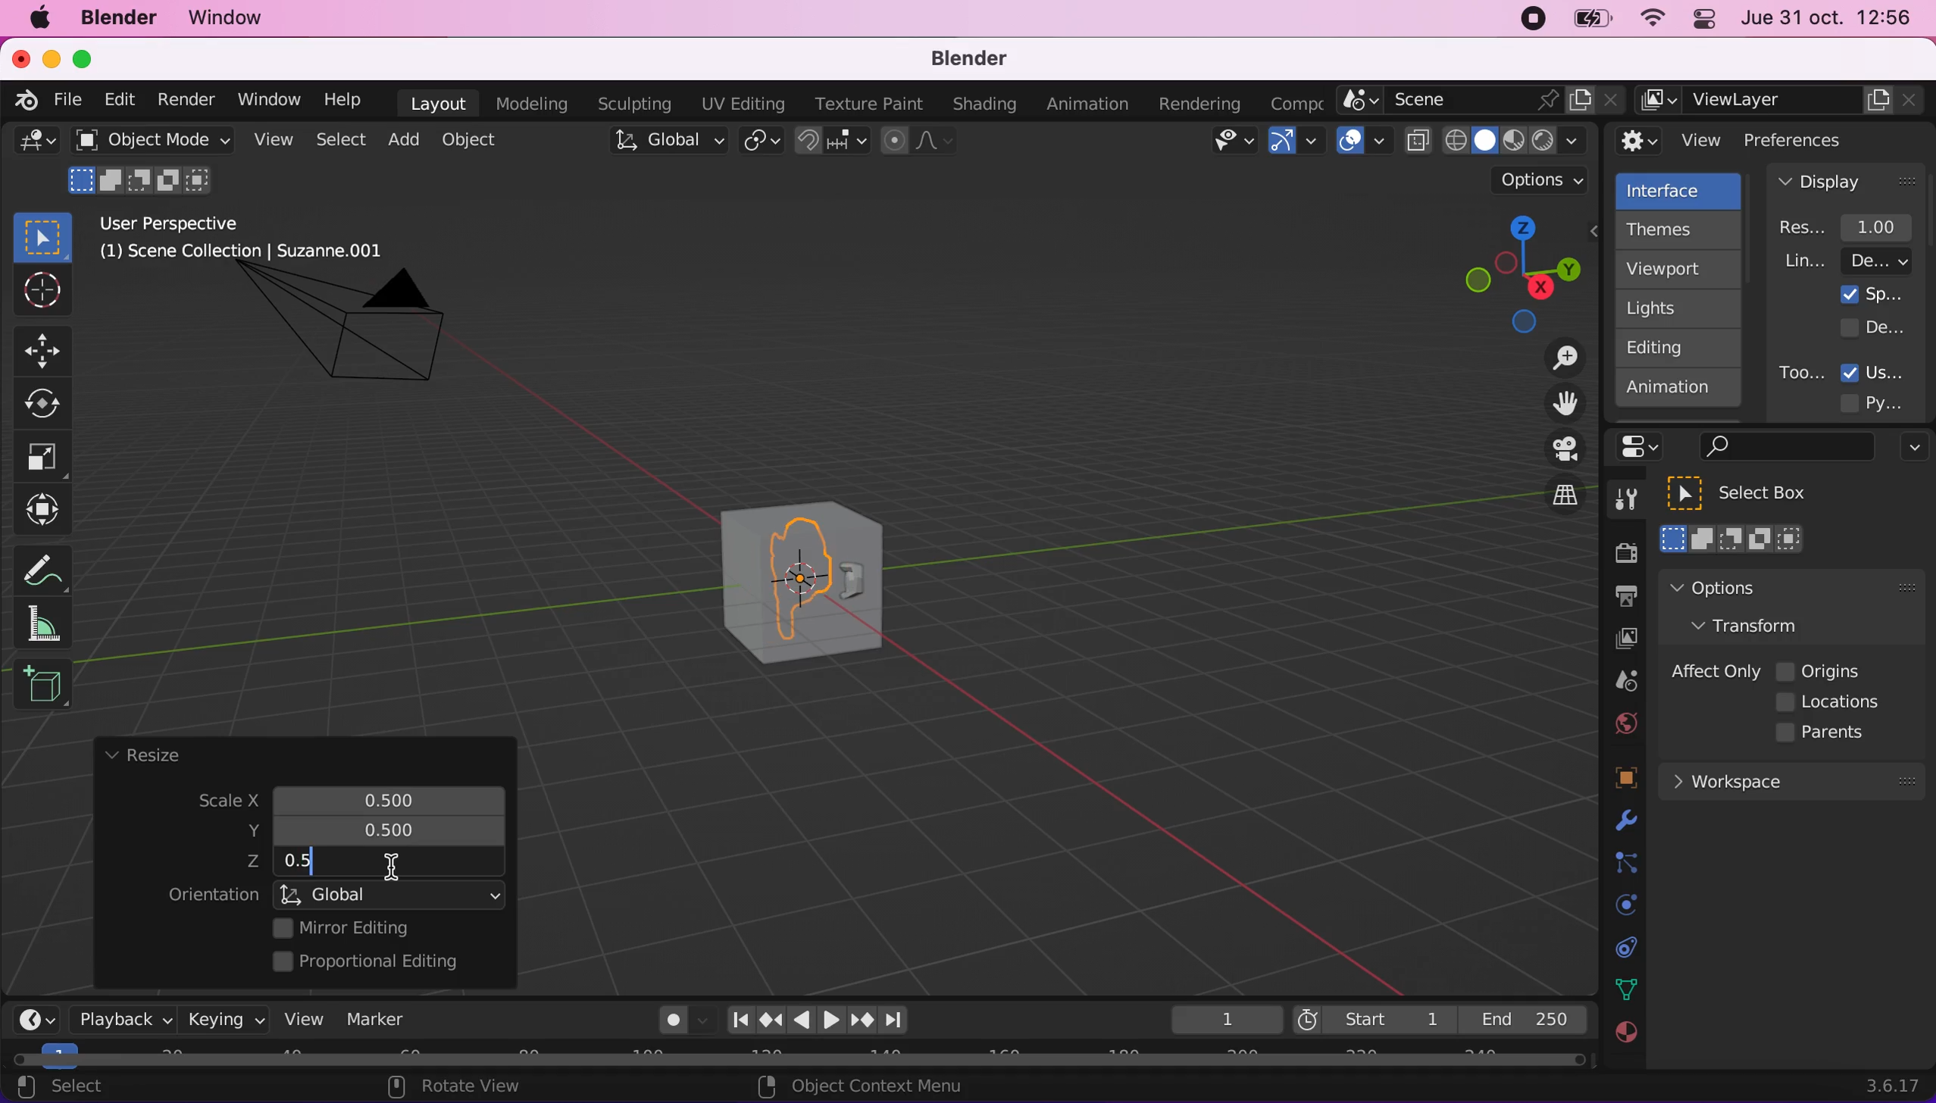 Image resolution: width=1936 pixels, height=1103 pixels. I want to click on close, so click(20, 58).